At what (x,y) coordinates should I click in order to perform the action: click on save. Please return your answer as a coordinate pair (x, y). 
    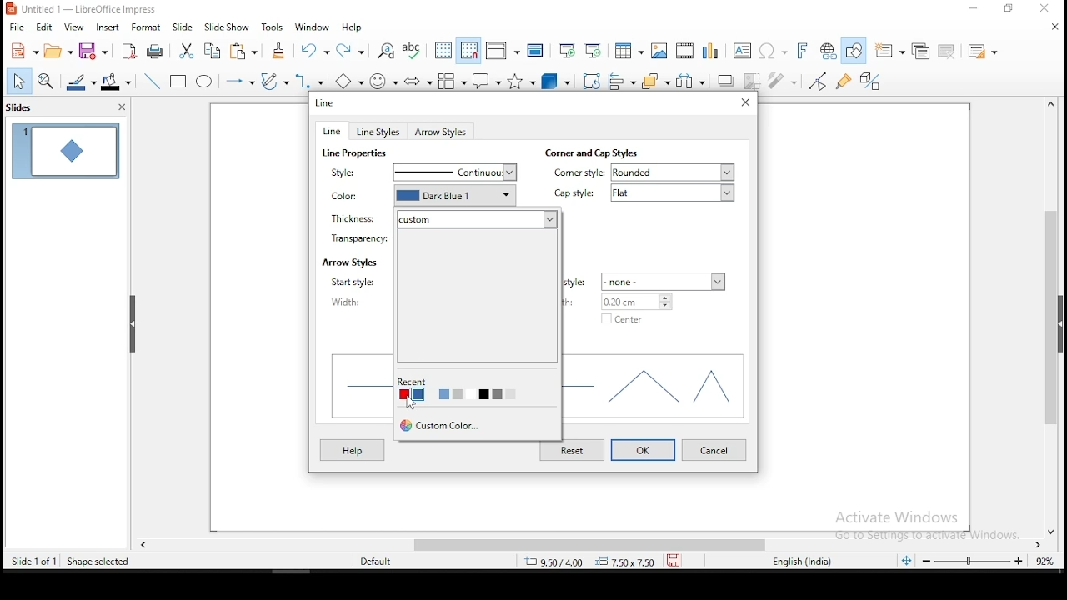
    Looking at the image, I should click on (95, 51).